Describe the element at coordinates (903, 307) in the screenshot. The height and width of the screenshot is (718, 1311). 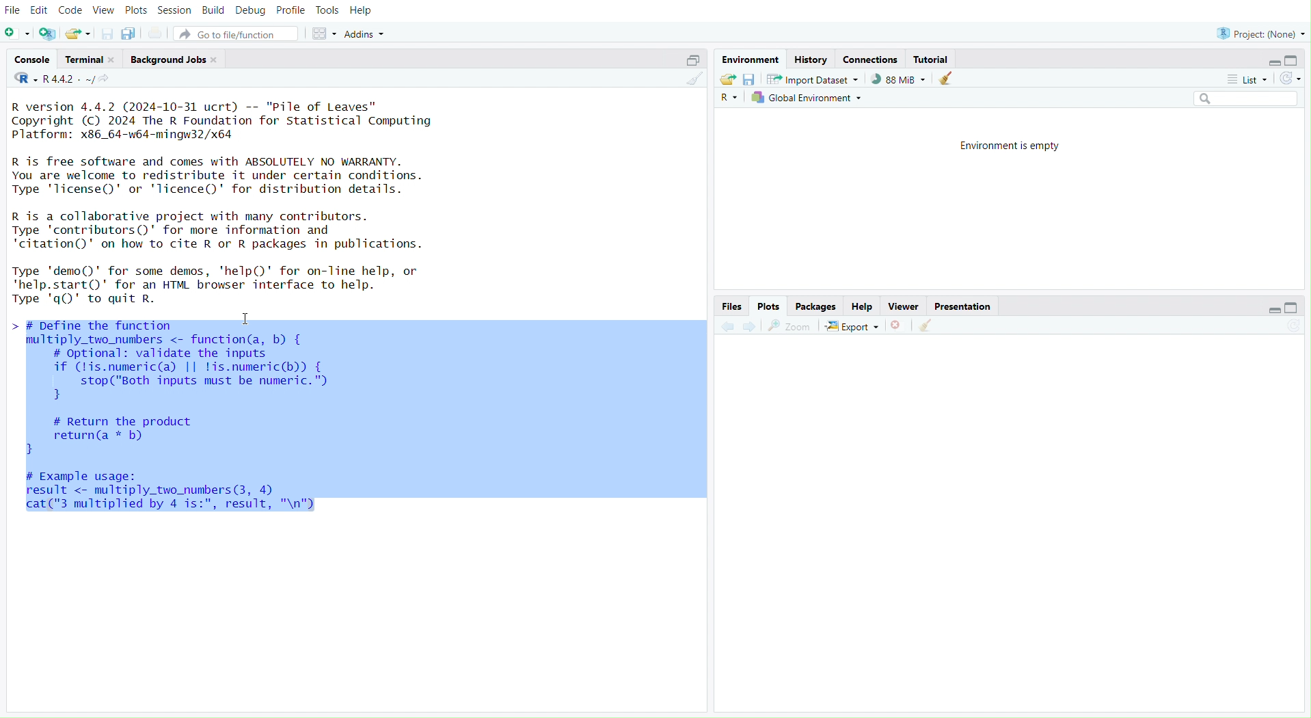
I see `Viewer` at that location.